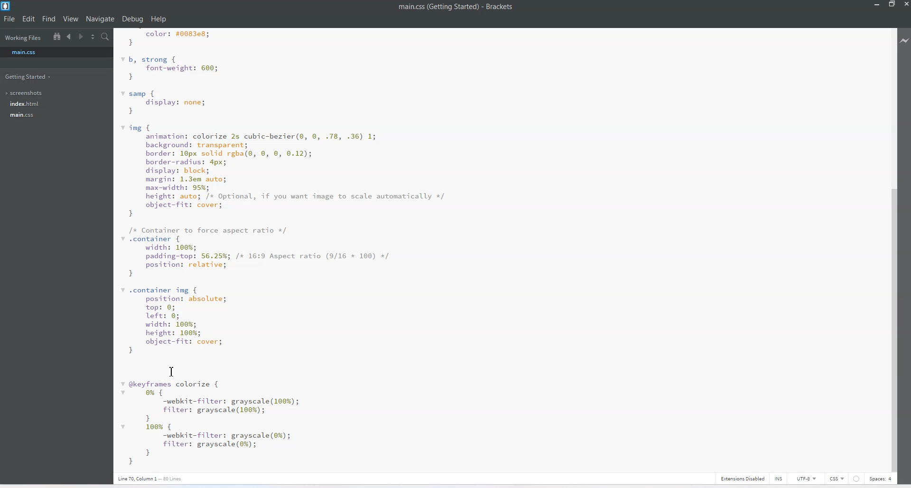 The width and height of the screenshot is (911, 488). Describe the element at coordinates (172, 371) in the screenshot. I see `Text Cursor` at that location.